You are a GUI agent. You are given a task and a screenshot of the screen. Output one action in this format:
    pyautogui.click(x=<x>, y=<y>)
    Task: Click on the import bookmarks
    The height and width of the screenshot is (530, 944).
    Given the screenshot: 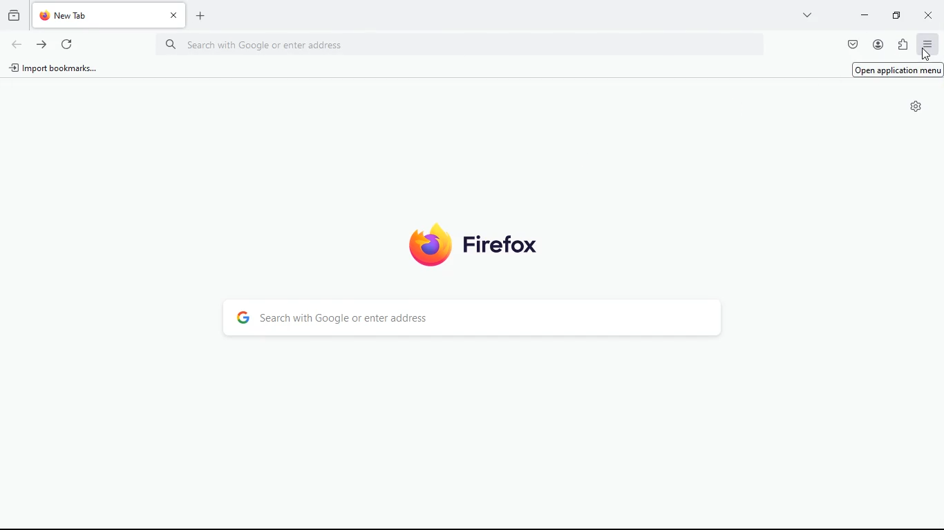 What is the action you would take?
    pyautogui.click(x=55, y=69)
    